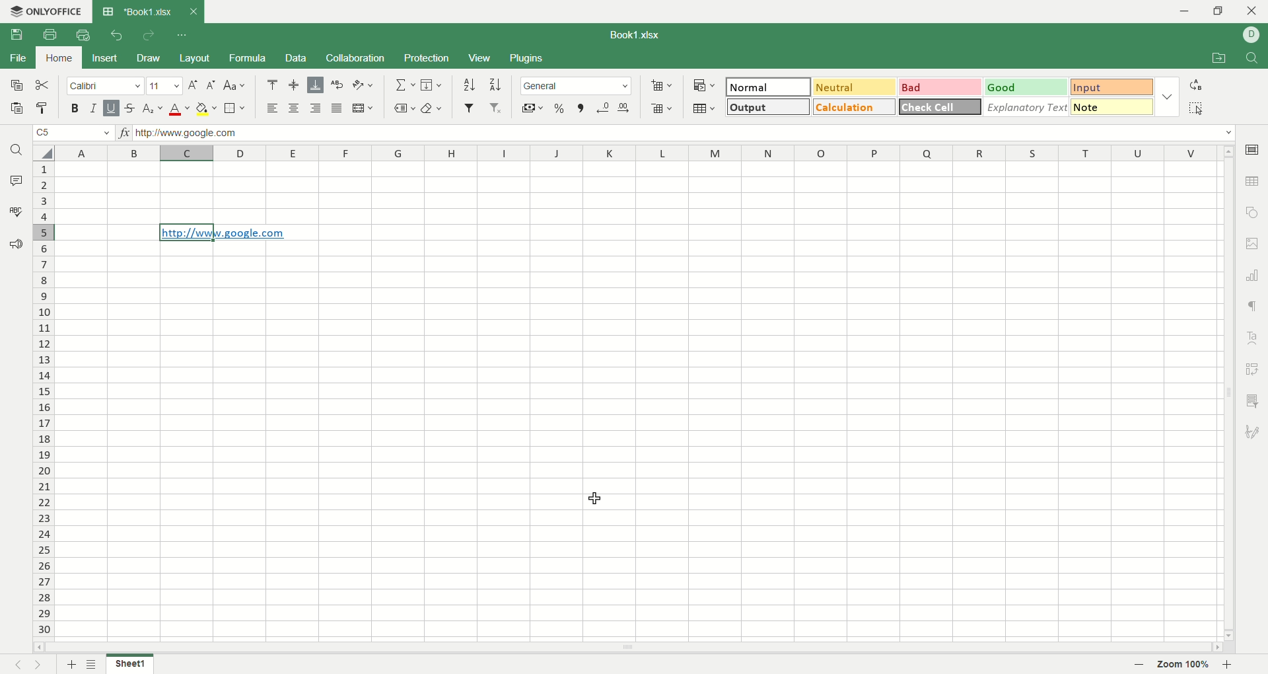 This screenshot has height=674, width=1268. Describe the element at coordinates (1030, 106) in the screenshot. I see `explanatory text` at that location.